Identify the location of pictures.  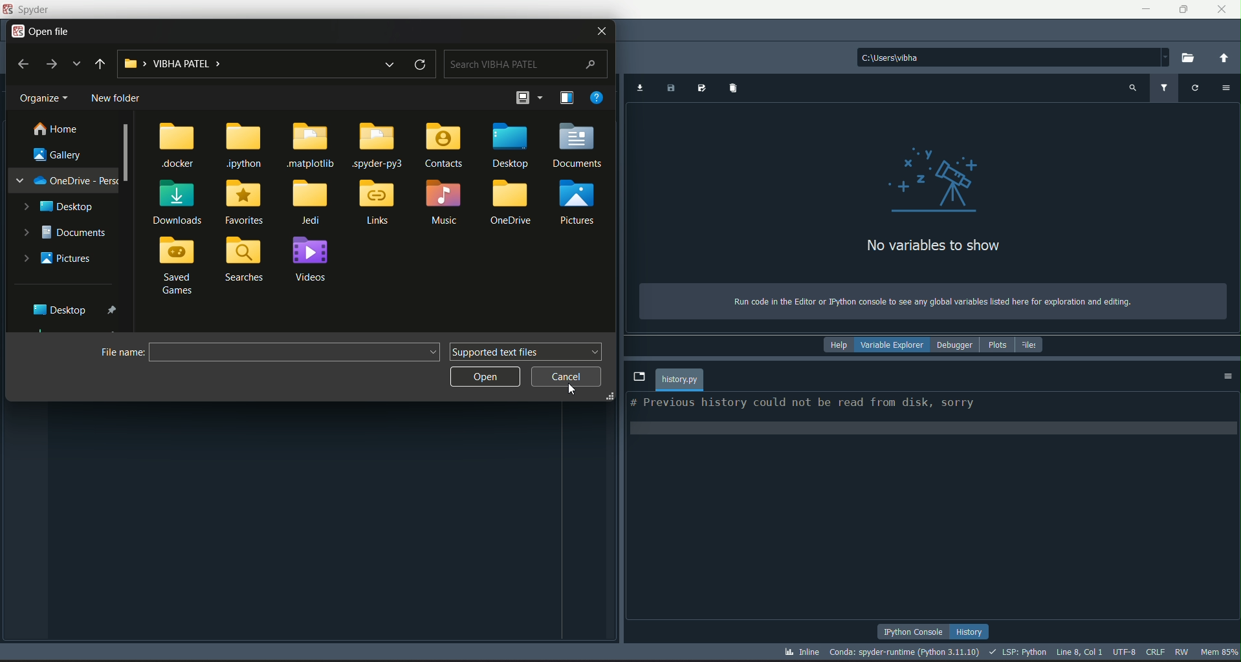
(59, 259).